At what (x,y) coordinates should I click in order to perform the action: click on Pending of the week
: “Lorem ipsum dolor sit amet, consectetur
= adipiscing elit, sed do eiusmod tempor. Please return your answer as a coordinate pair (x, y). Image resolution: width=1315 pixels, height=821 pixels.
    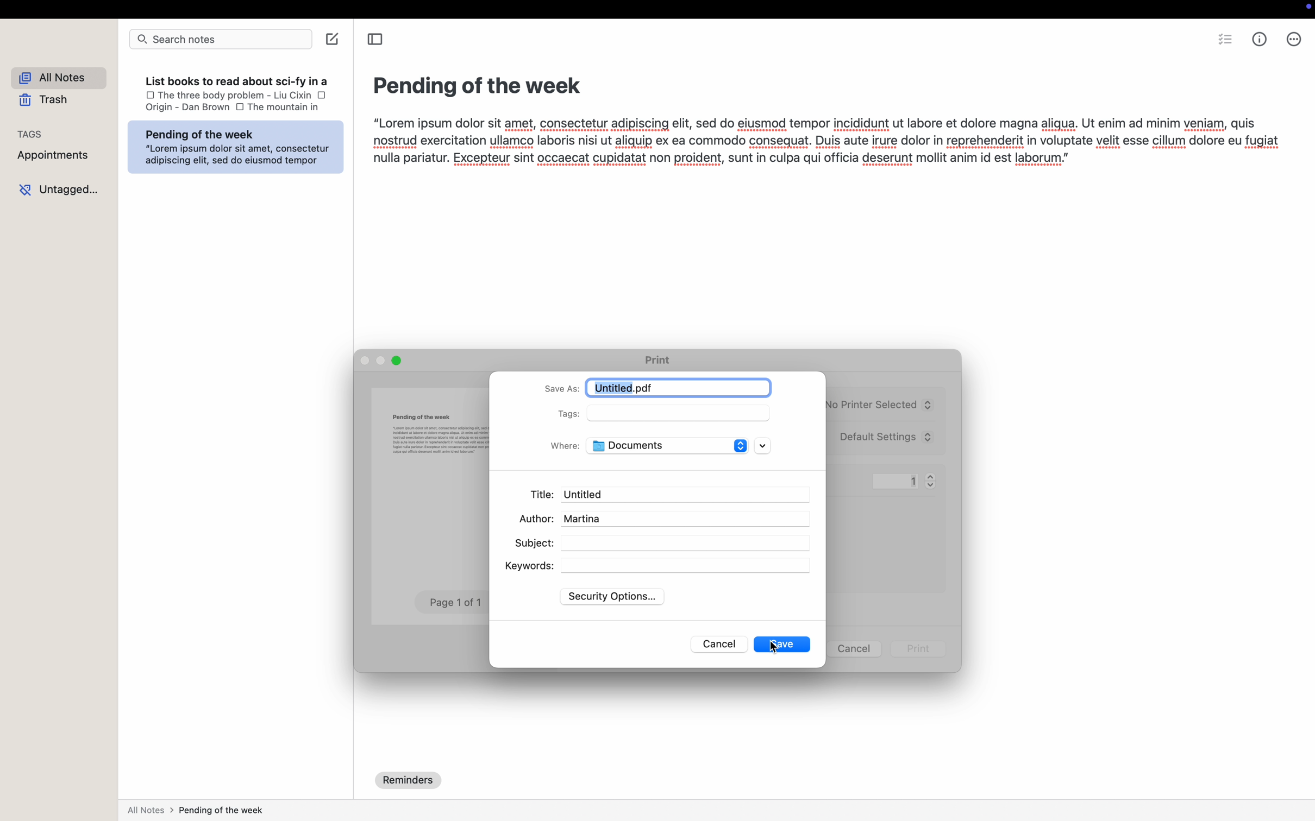
    Looking at the image, I should click on (238, 149).